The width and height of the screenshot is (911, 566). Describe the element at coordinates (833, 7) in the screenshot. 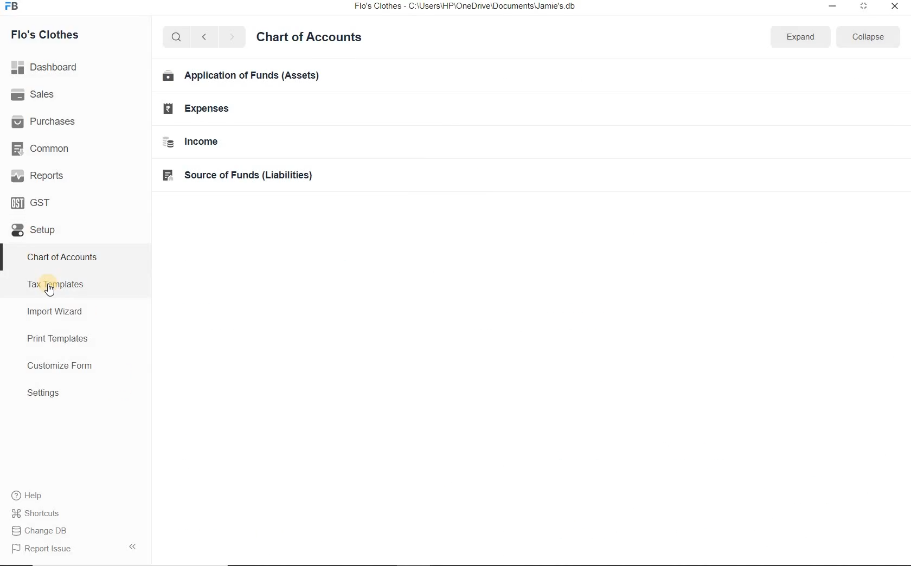

I see `Minimize` at that location.